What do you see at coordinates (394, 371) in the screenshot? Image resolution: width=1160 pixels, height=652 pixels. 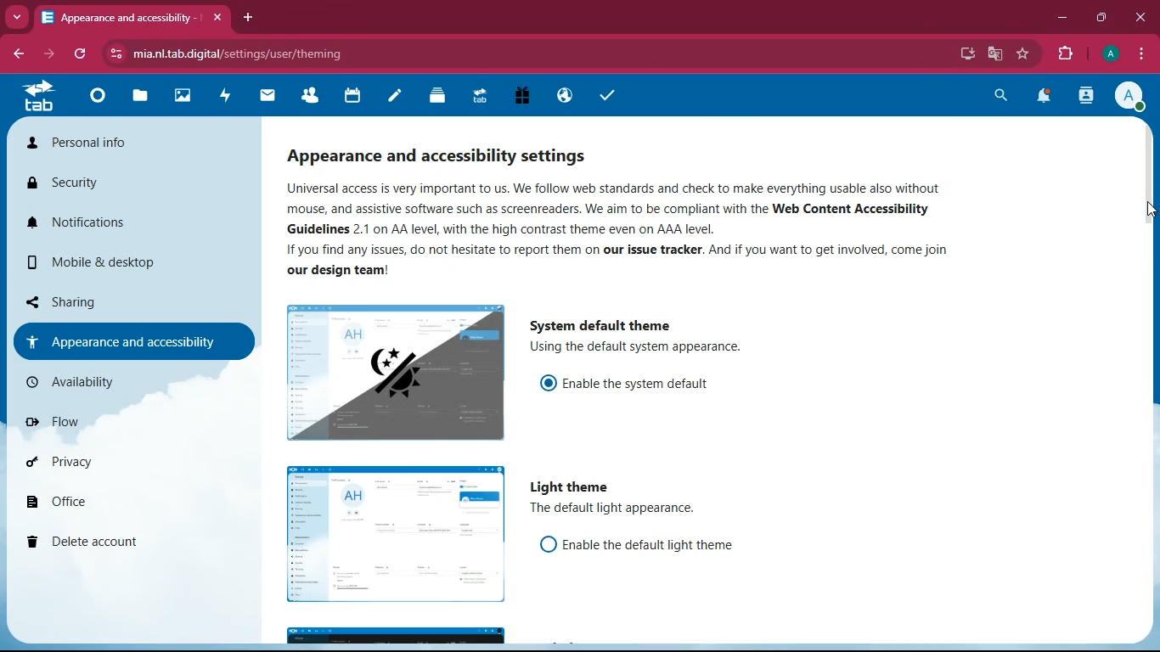 I see `image` at bounding box center [394, 371].